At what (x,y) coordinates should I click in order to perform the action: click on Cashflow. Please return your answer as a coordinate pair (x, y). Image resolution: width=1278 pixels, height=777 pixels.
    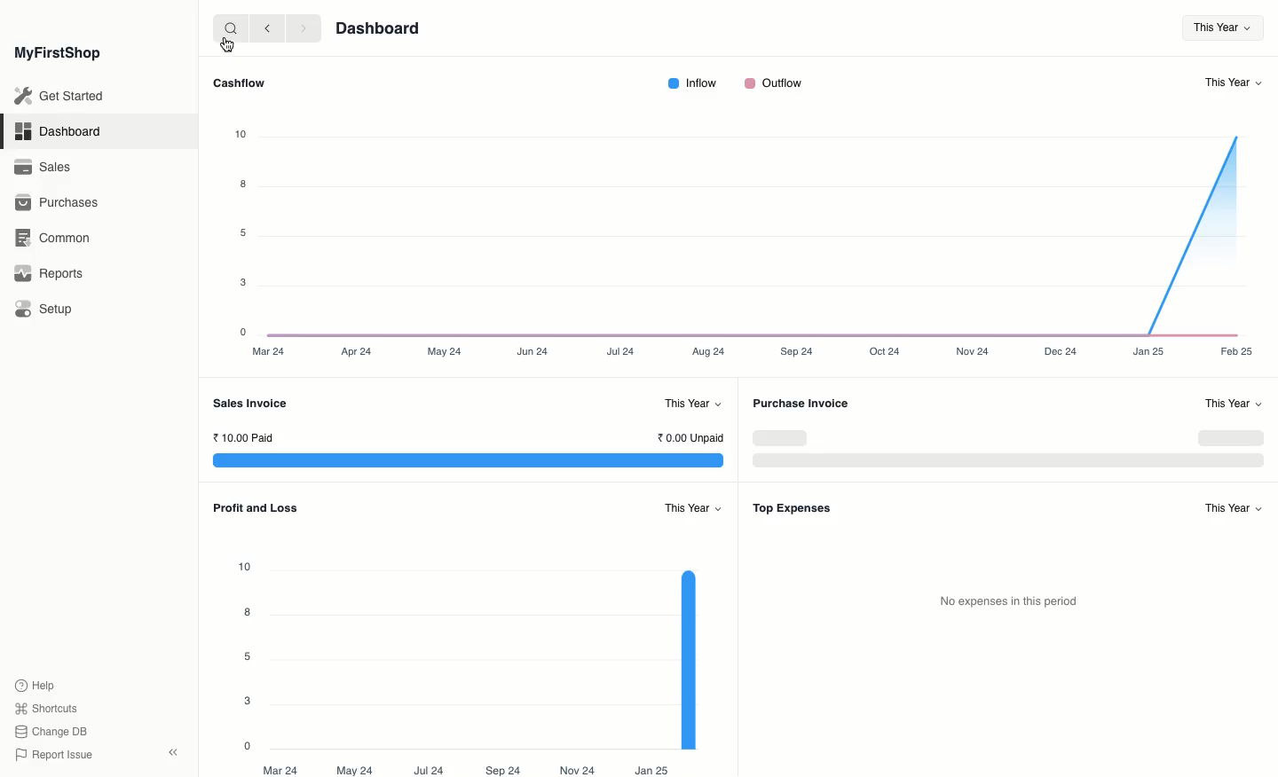
    Looking at the image, I should click on (244, 84).